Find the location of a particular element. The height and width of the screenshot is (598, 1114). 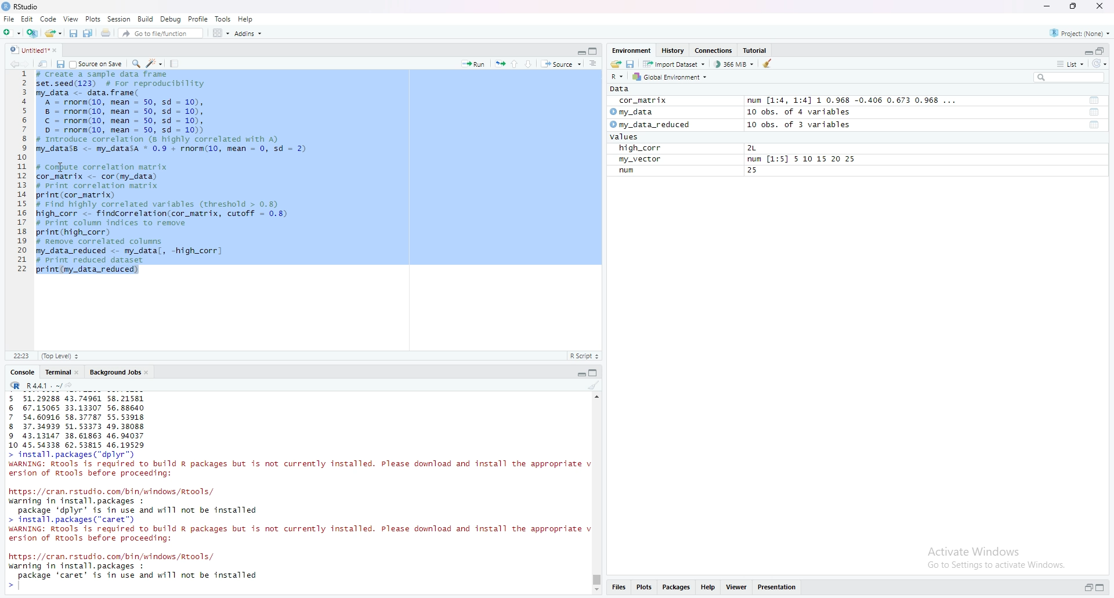

share is located at coordinates (106, 32).